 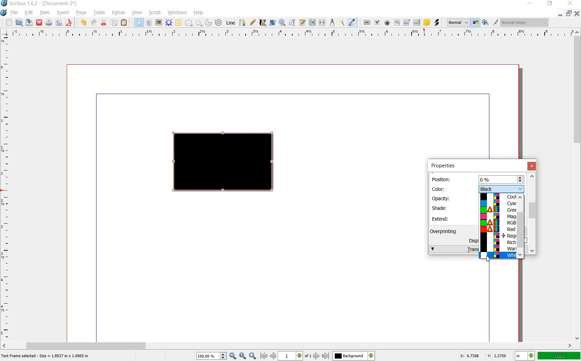 I want to click on shade, so click(x=442, y=208).